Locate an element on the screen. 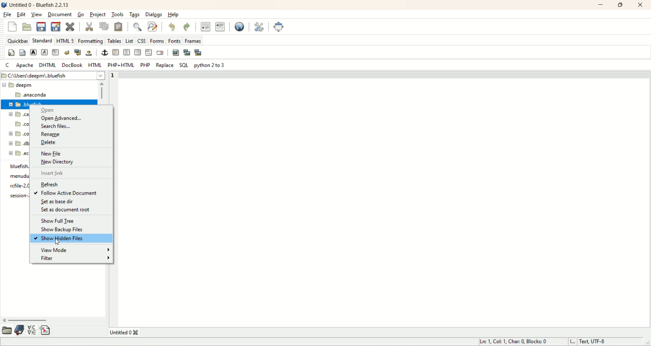 This screenshot has height=346, width=651. STANDARD is located at coordinates (43, 41).